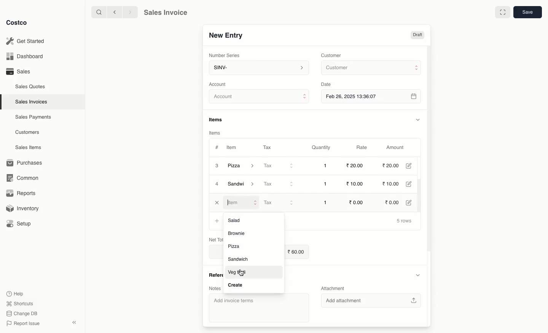 The width and height of the screenshot is (548, 333). Describe the element at coordinates (130, 13) in the screenshot. I see `Forward` at that location.